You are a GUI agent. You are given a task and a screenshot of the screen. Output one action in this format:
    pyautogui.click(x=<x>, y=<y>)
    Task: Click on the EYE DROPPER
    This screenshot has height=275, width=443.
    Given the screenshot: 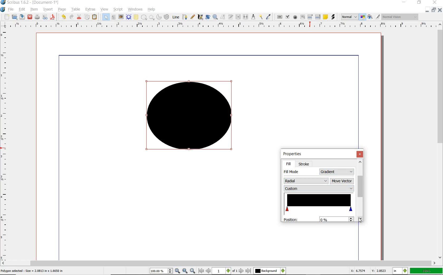 What is the action you would take?
    pyautogui.click(x=269, y=17)
    